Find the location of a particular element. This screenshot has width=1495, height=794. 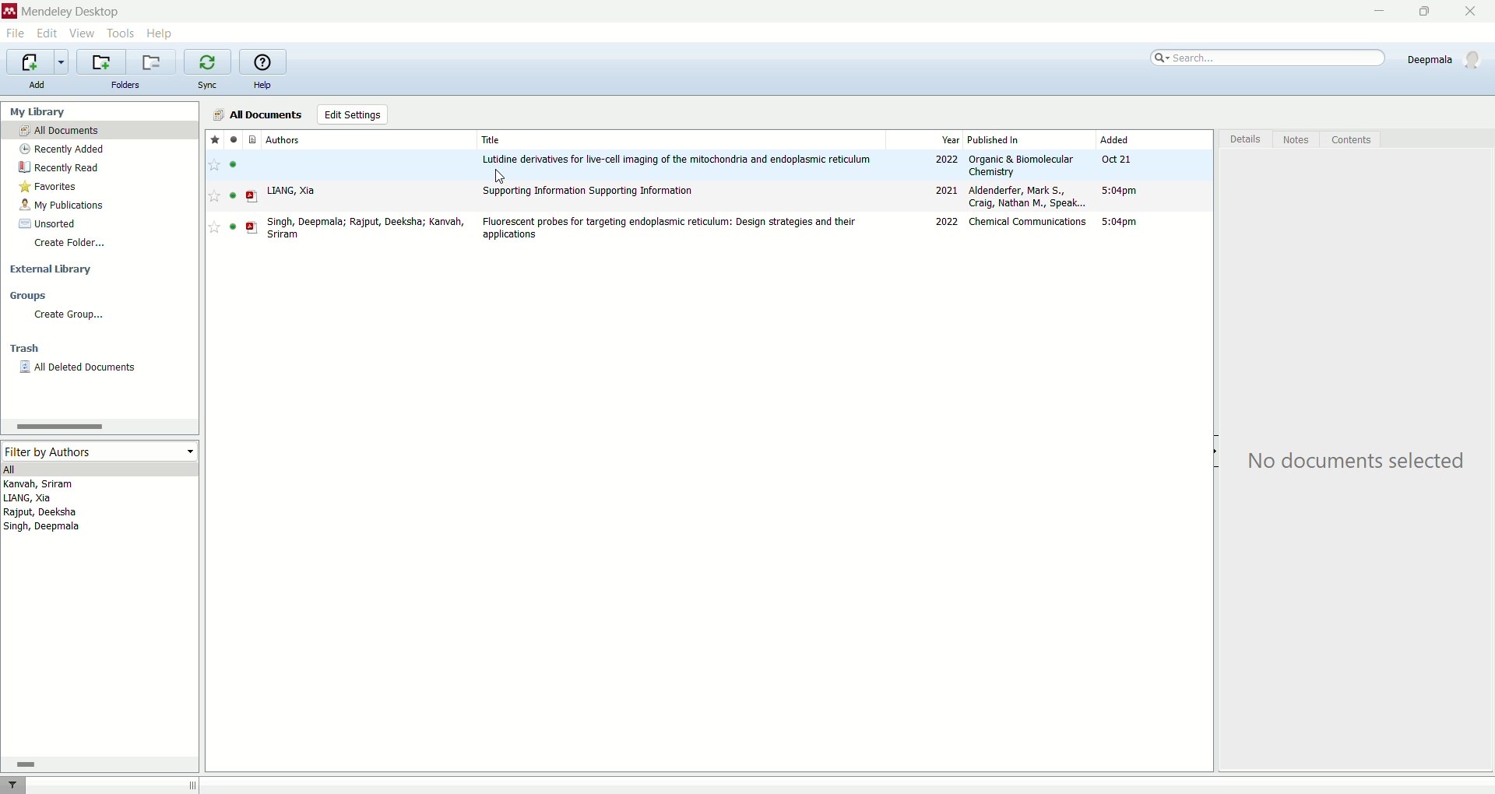

help is located at coordinates (262, 85).